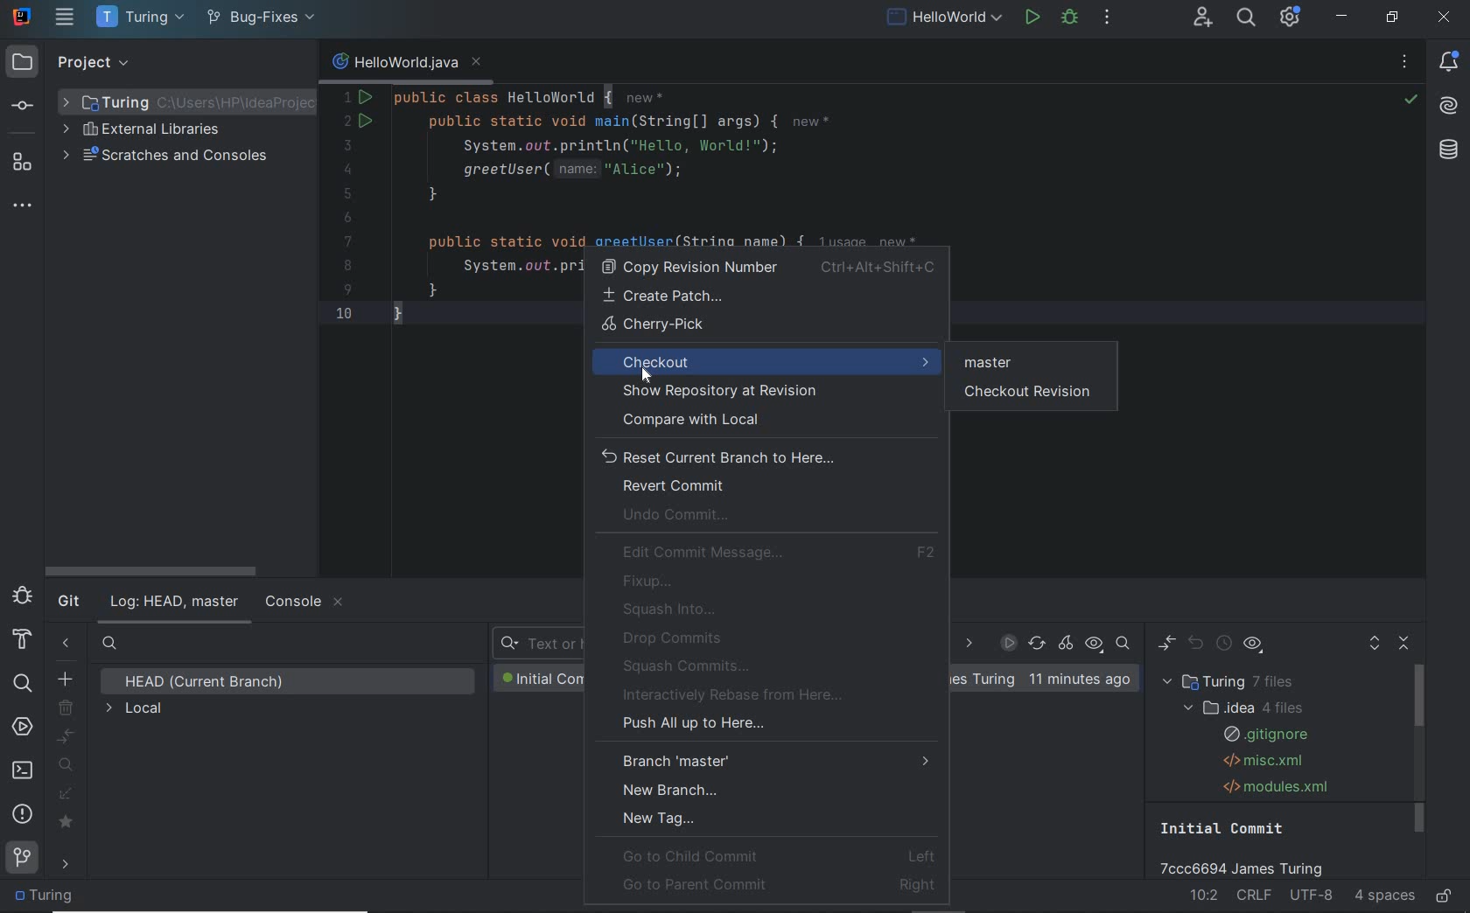 The image size is (1470, 913). I want to click on close, so click(1444, 18).